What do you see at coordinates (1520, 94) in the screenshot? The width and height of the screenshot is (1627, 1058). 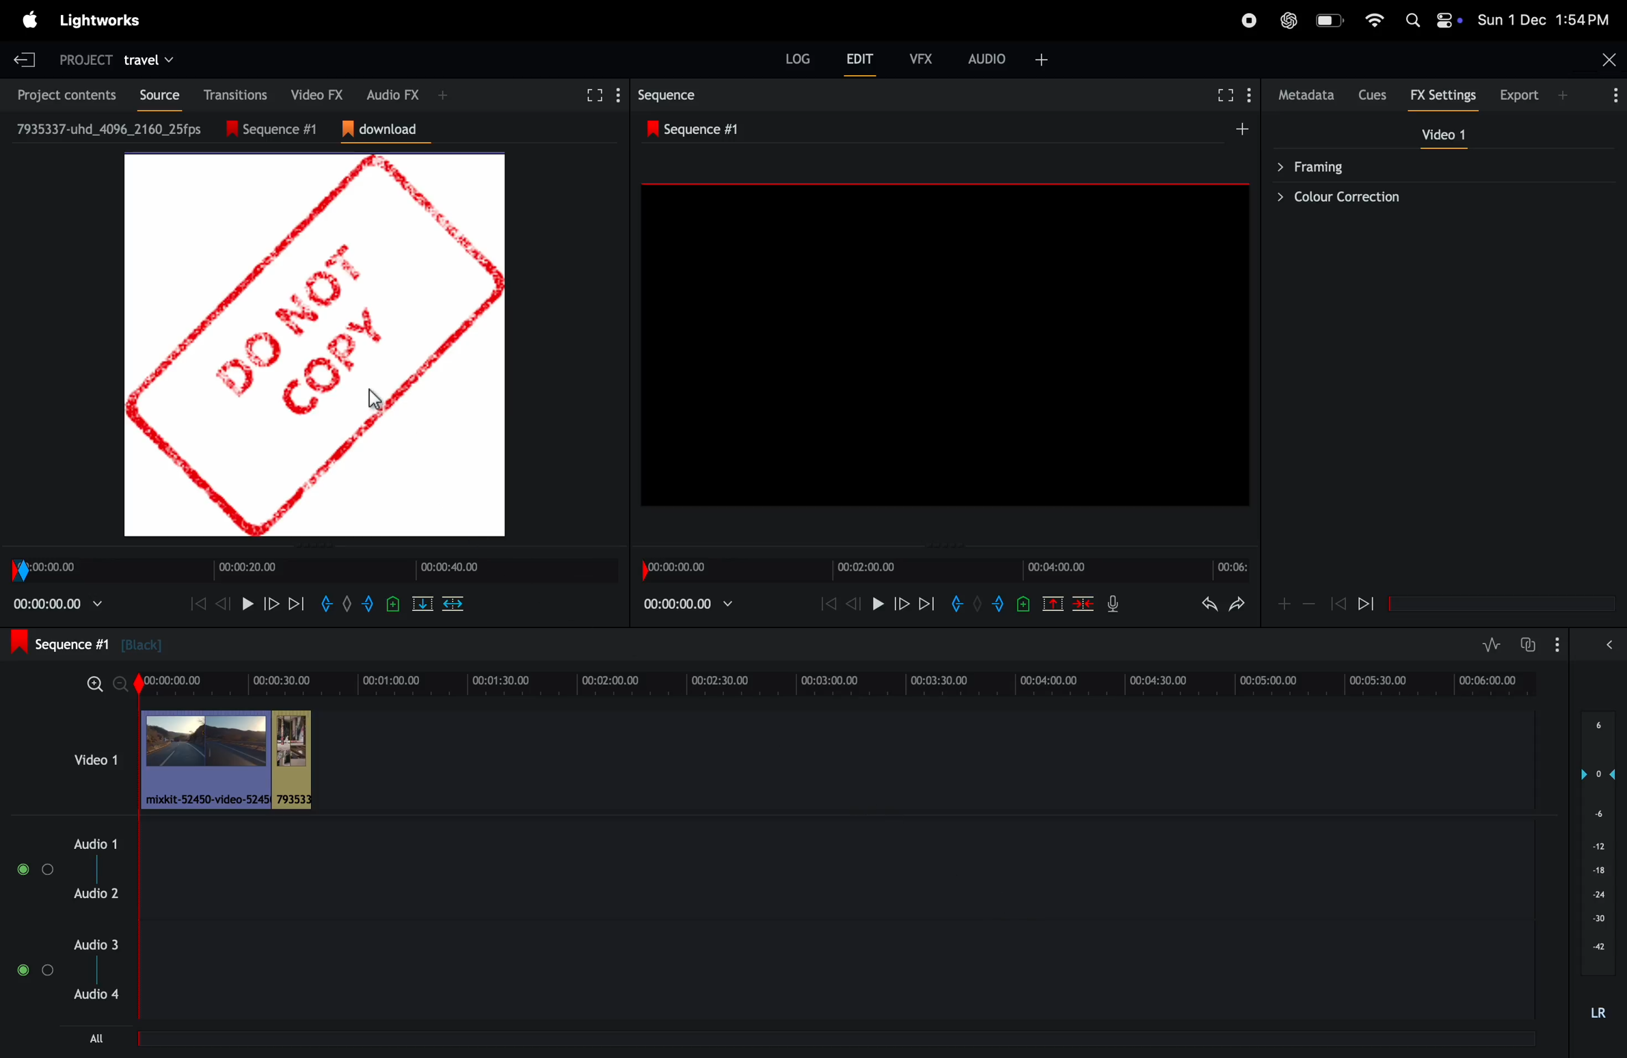 I see `export` at bounding box center [1520, 94].